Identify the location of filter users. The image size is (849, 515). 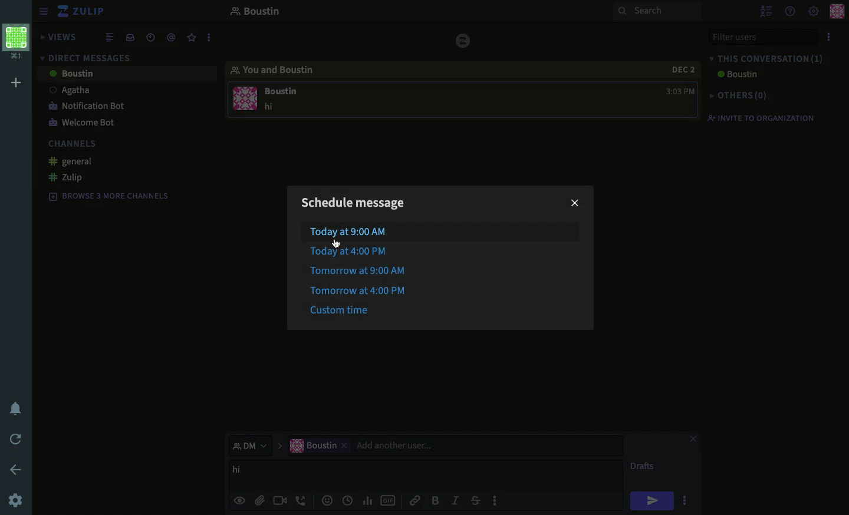
(764, 37).